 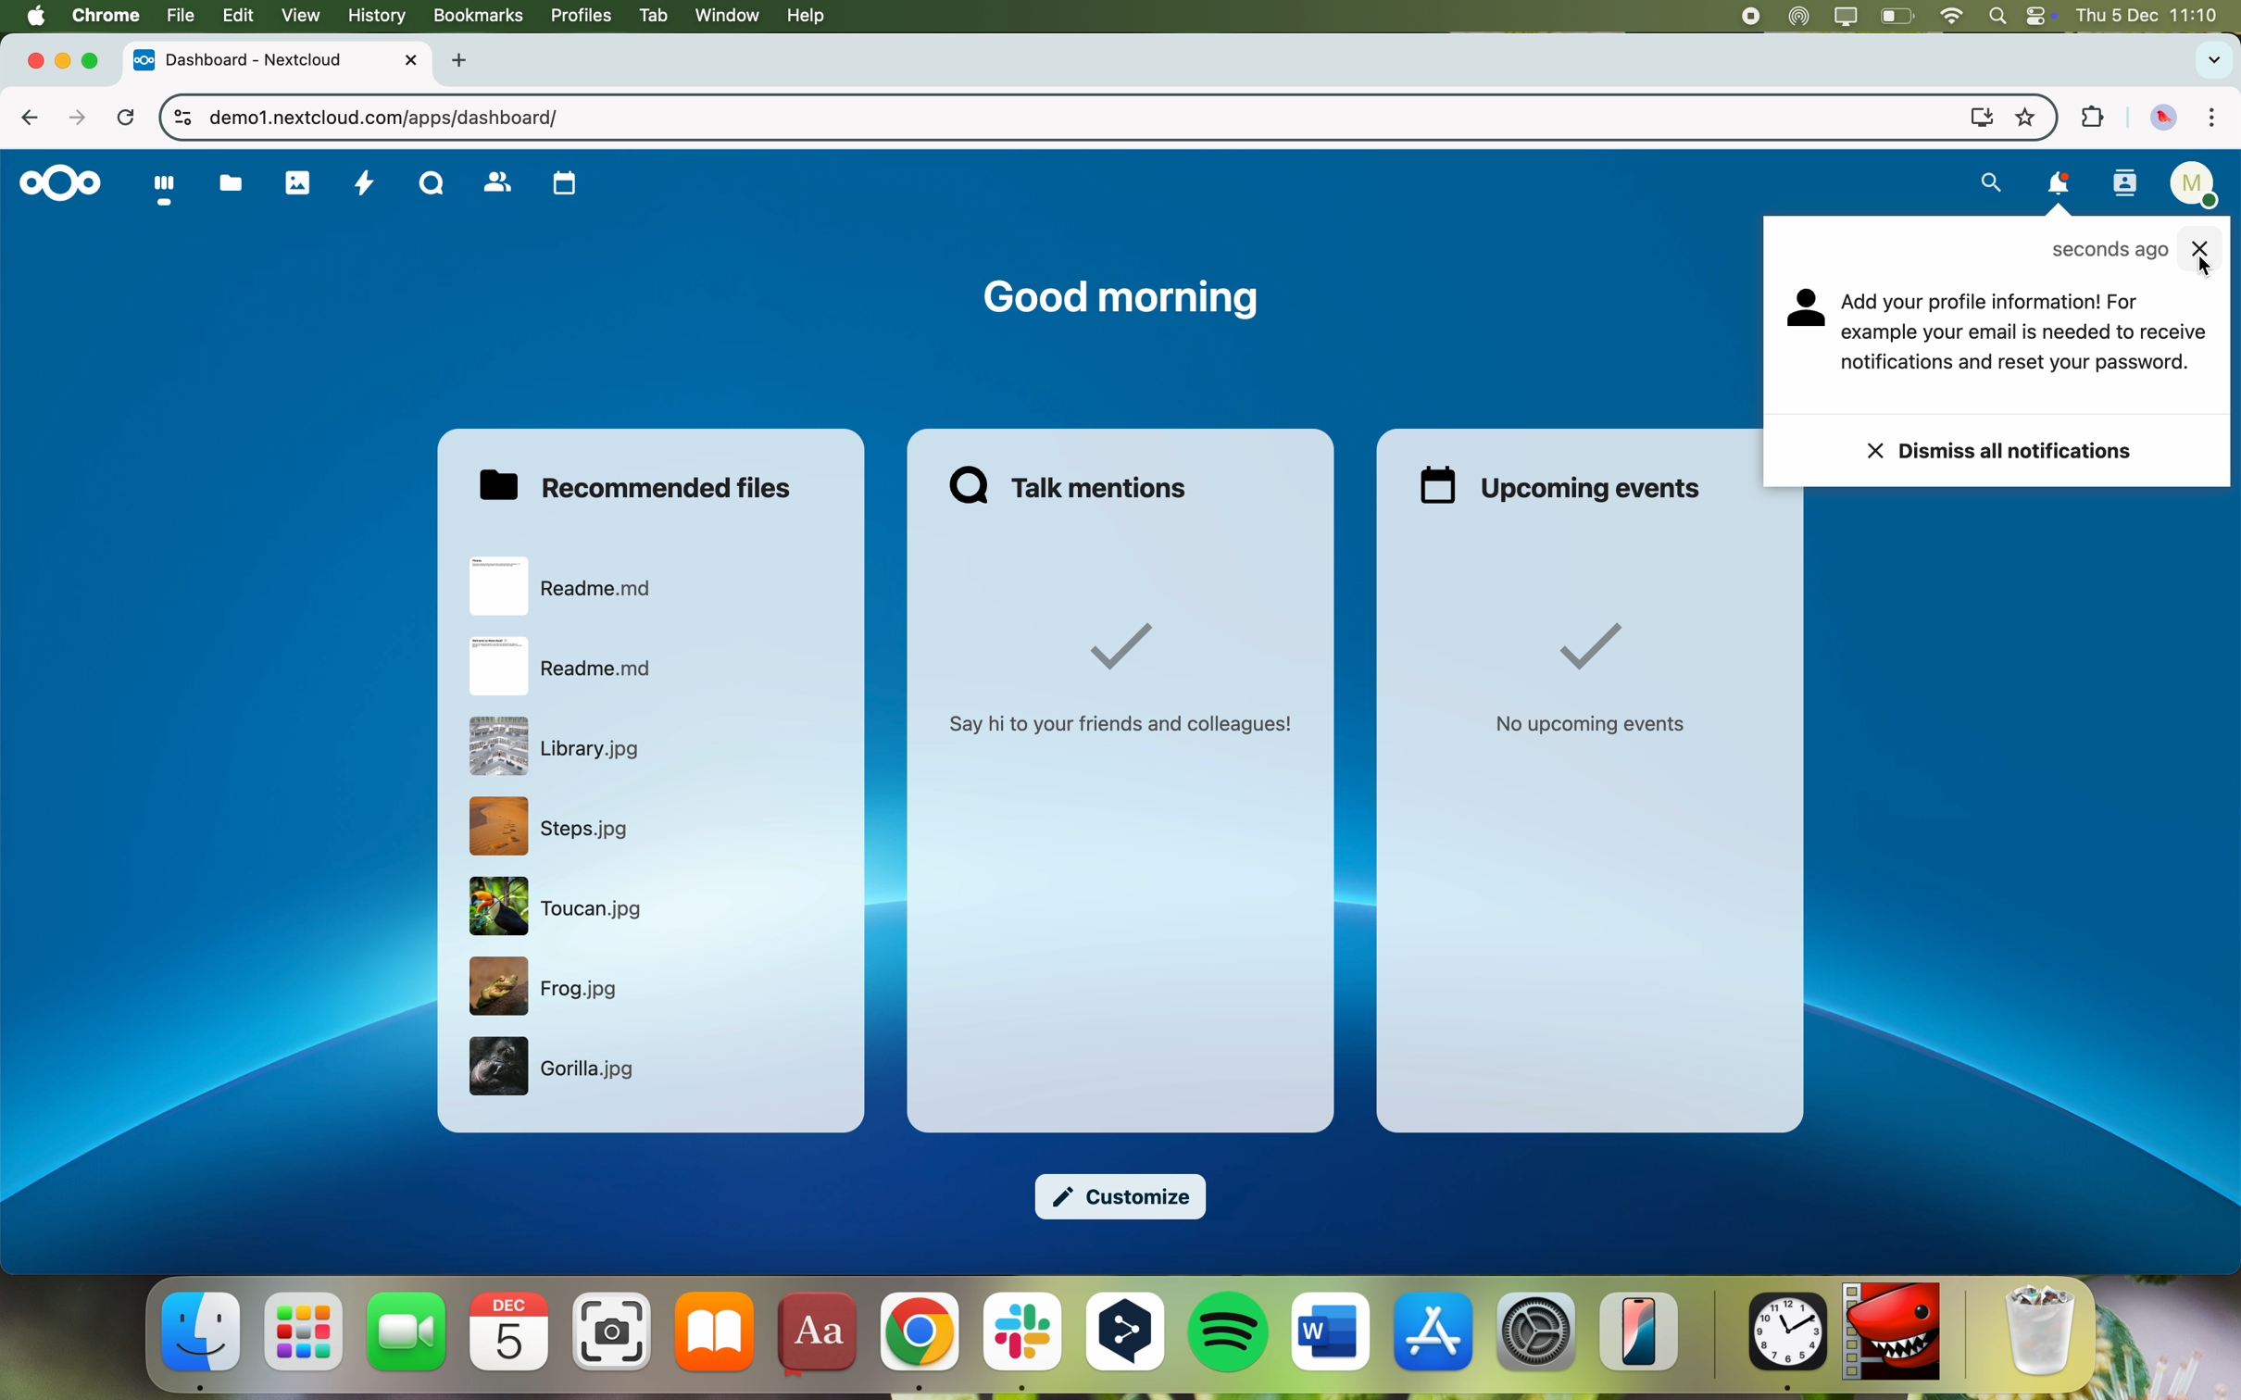 I want to click on camera, so click(x=613, y=1331).